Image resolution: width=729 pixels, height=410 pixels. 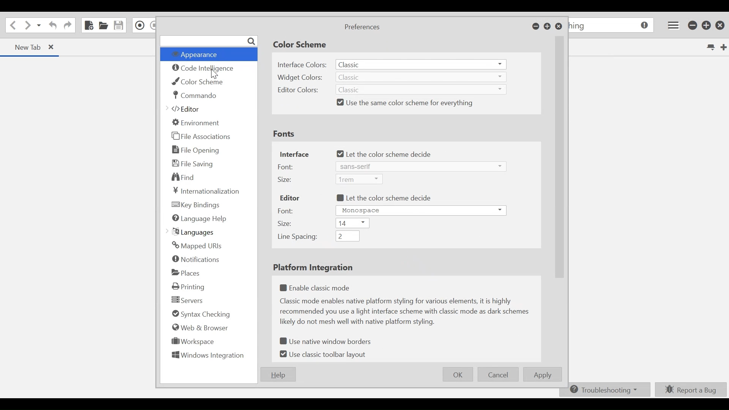 What do you see at coordinates (201, 82) in the screenshot?
I see `Color Scheme` at bounding box center [201, 82].